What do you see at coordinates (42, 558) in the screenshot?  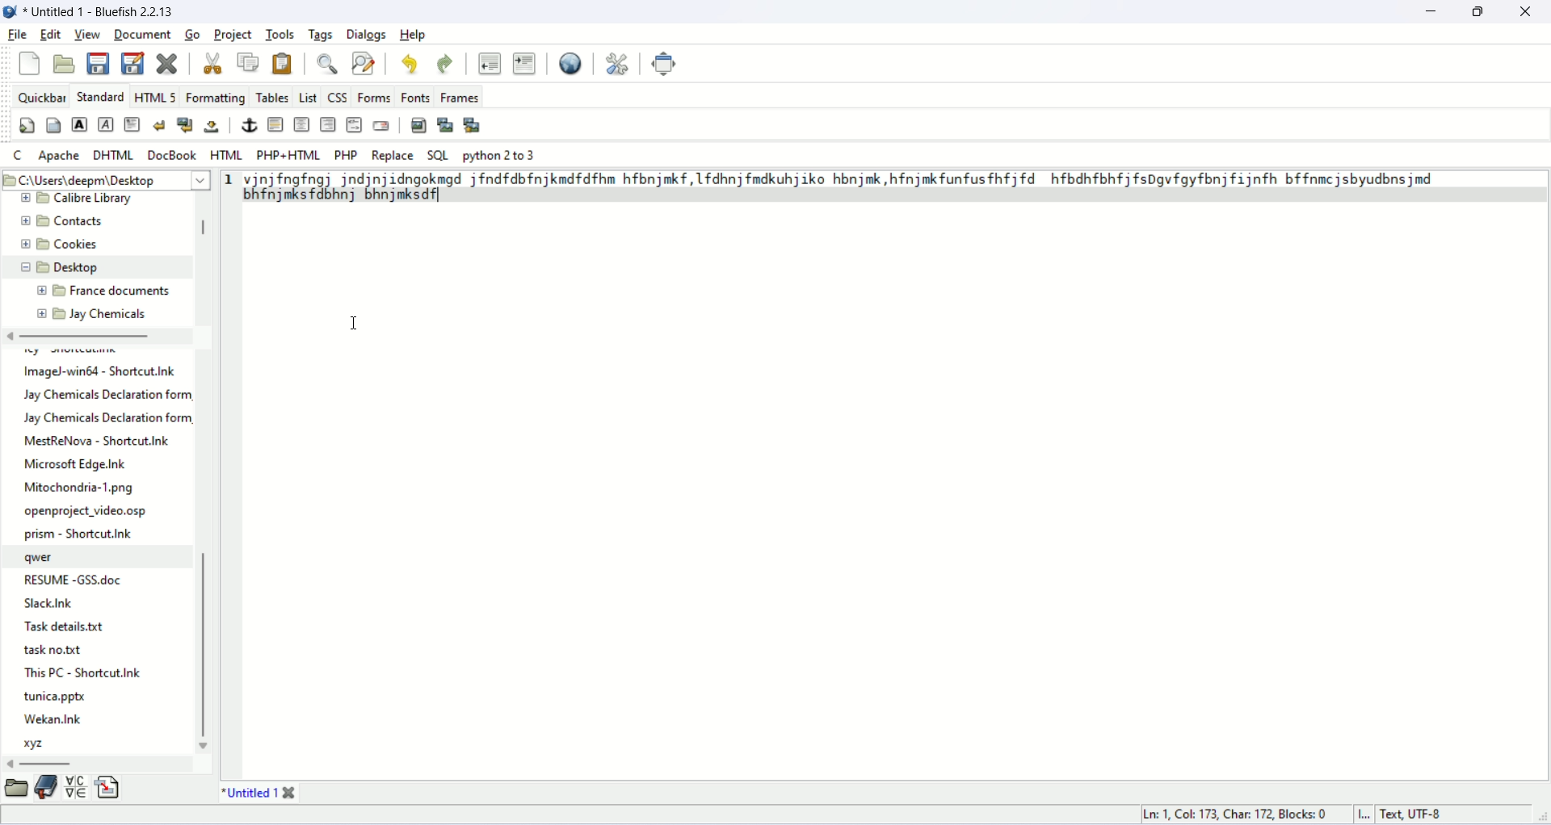 I see `qwer` at bounding box center [42, 558].